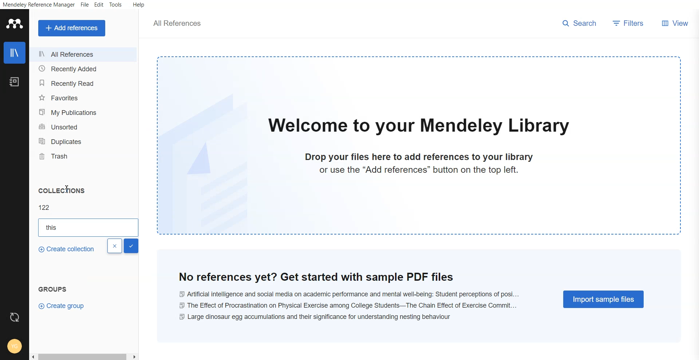 The width and height of the screenshot is (699, 360). Describe the element at coordinates (73, 28) in the screenshot. I see `Add a references` at that location.